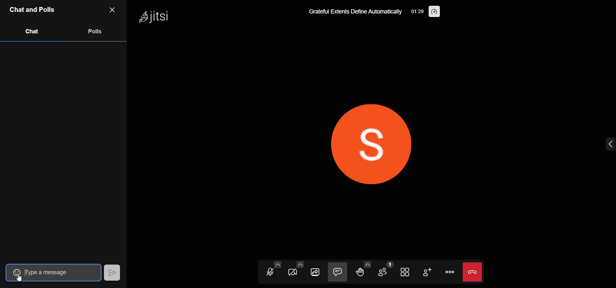 Image resolution: width=616 pixels, height=288 pixels. What do you see at coordinates (368, 263) in the screenshot?
I see `more emoji` at bounding box center [368, 263].